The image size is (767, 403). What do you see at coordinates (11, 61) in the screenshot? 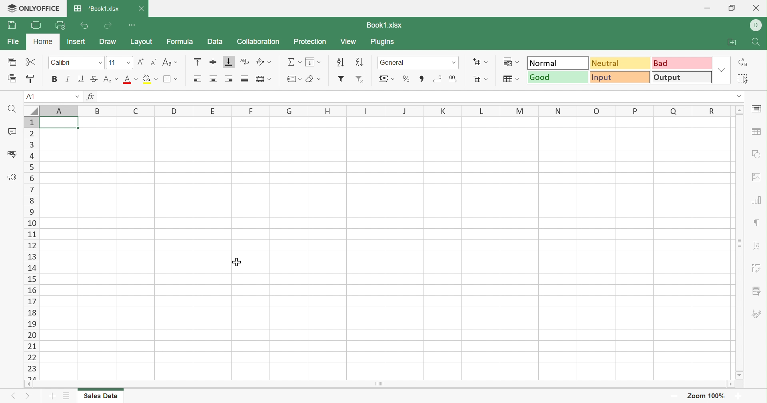
I see `Copy` at bounding box center [11, 61].